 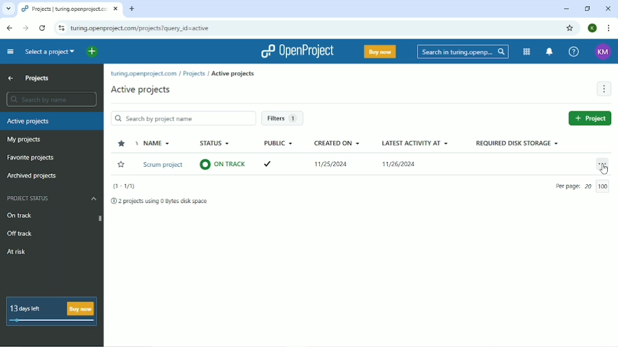 What do you see at coordinates (584, 187) in the screenshot?
I see `Per page: 20/100` at bounding box center [584, 187].